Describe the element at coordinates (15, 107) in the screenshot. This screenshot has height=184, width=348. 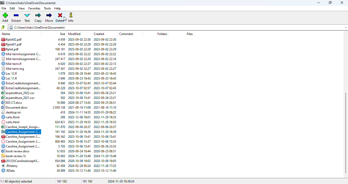
I see `document.docx` at that location.